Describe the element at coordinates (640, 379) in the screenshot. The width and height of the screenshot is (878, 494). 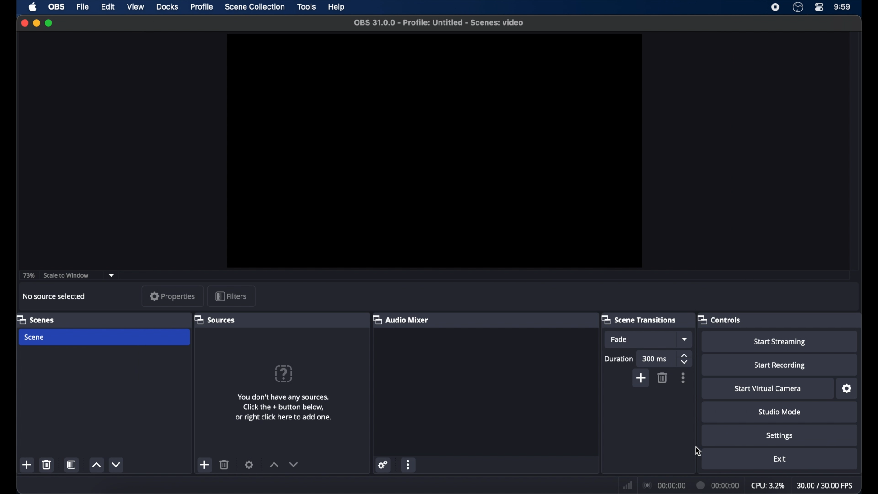
I see `add` at that location.